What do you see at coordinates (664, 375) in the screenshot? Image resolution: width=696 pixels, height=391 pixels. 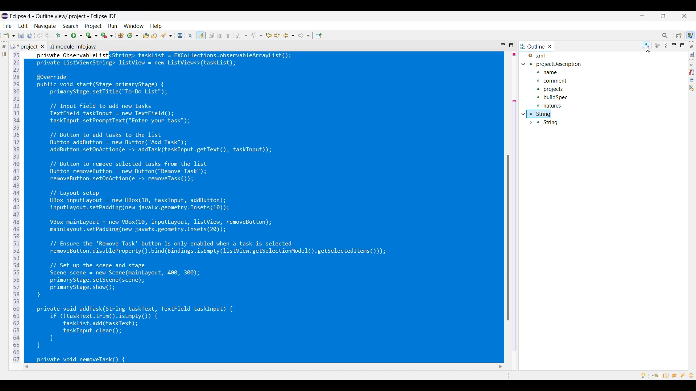 I see `Overview` at bounding box center [664, 375].